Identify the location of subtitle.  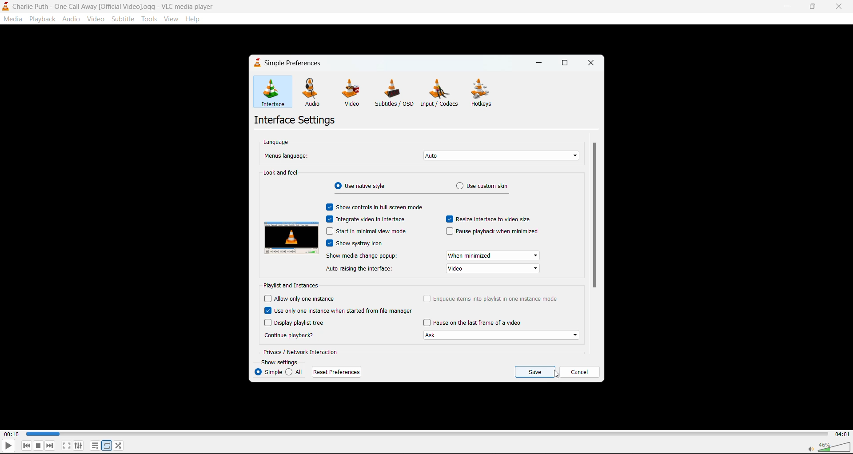
(124, 20).